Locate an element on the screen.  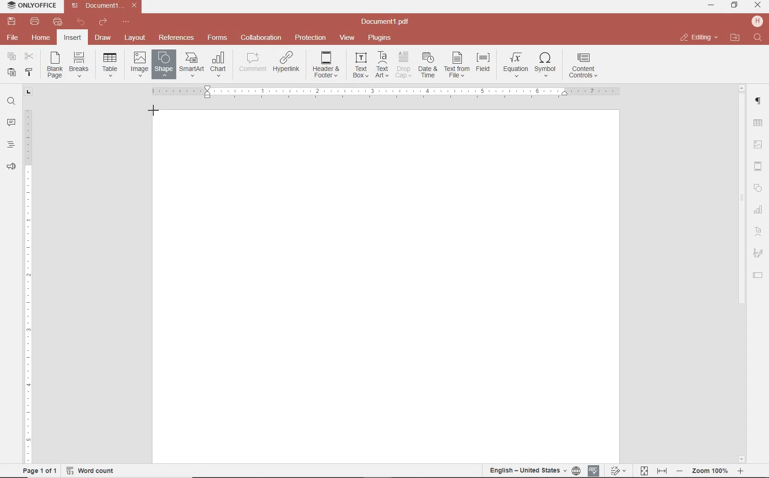
EDIT HEADER OR FOOTER is located at coordinates (327, 65).